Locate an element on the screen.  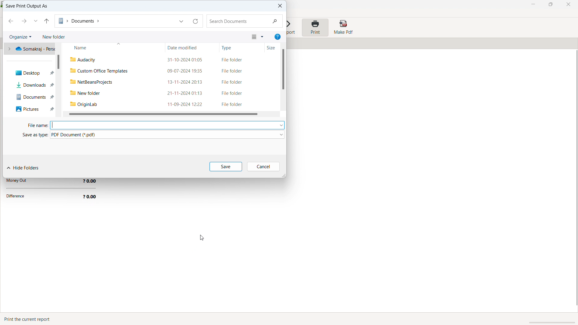
type is located at coordinates (238, 47).